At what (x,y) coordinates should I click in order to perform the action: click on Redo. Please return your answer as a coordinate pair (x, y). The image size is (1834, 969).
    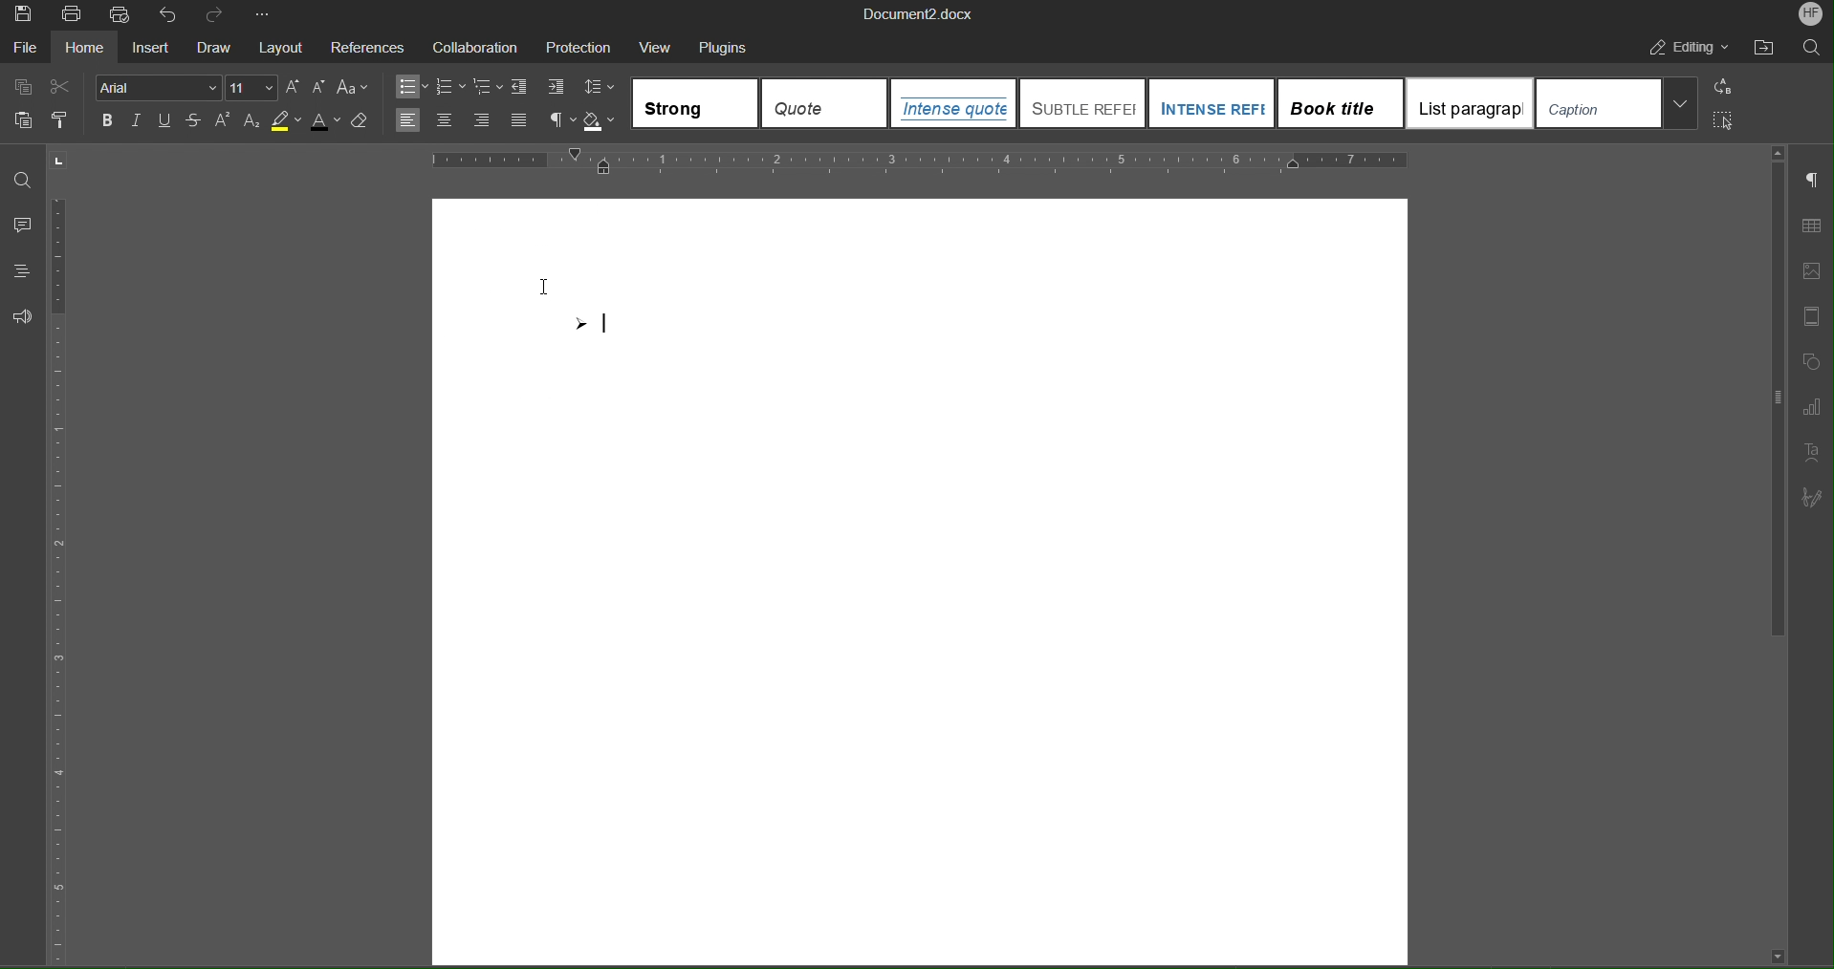
    Looking at the image, I should click on (218, 16).